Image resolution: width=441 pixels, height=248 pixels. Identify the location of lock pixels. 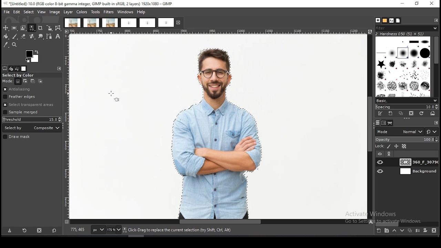
(389, 147).